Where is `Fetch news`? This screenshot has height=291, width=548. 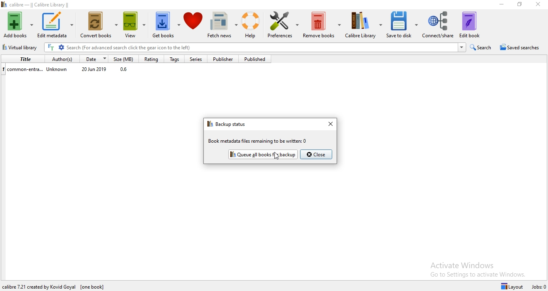 Fetch news is located at coordinates (223, 26).